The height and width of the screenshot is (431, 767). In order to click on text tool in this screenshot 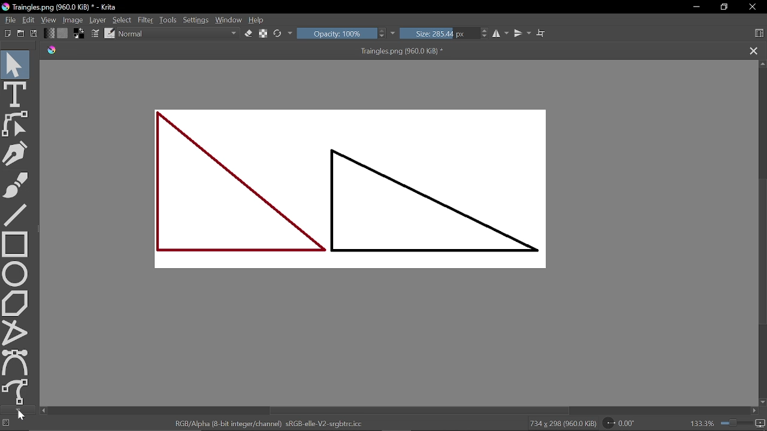, I will do `click(15, 94)`.